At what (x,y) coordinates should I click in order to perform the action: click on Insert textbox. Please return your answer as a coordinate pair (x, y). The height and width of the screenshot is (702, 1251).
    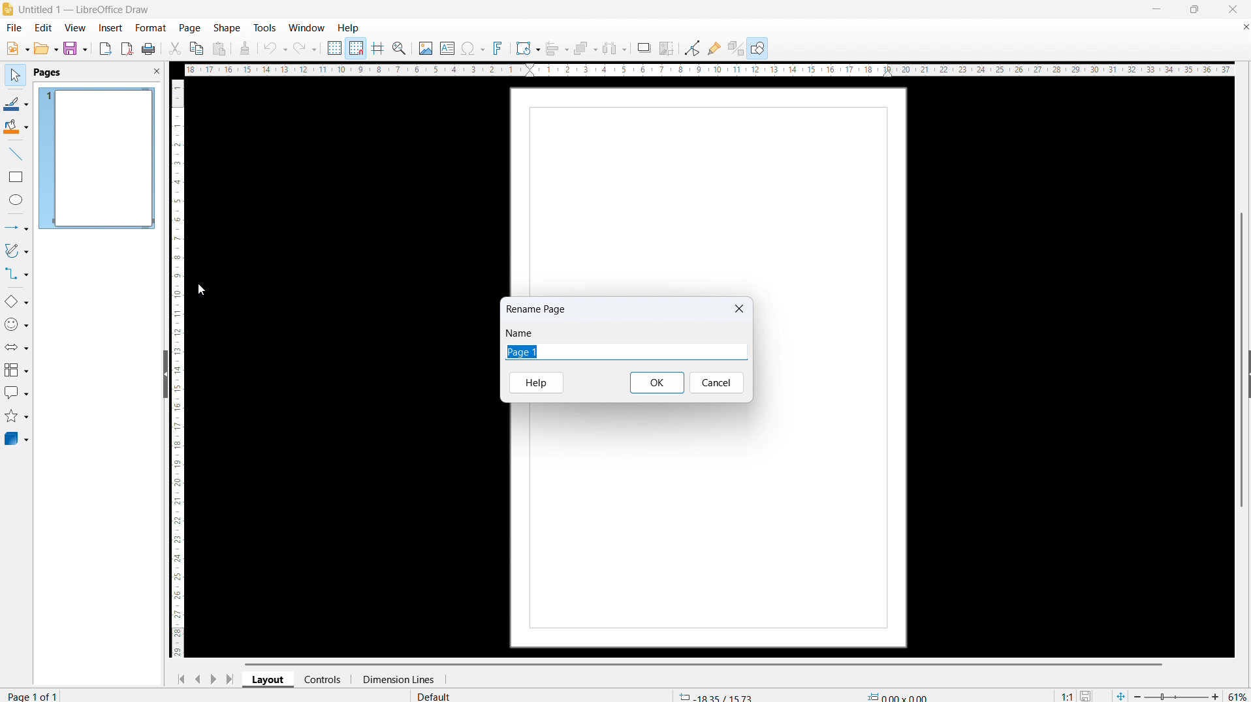
    Looking at the image, I should click on (448, 48).